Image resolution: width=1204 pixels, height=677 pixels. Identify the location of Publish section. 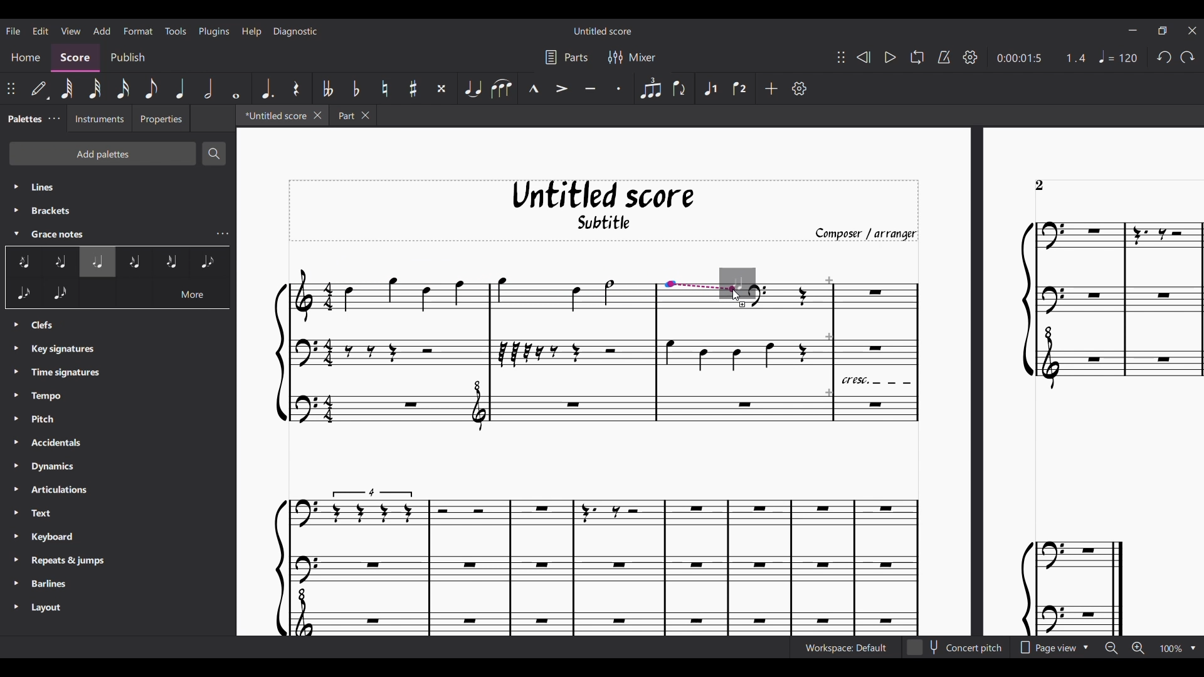
(127, 59).